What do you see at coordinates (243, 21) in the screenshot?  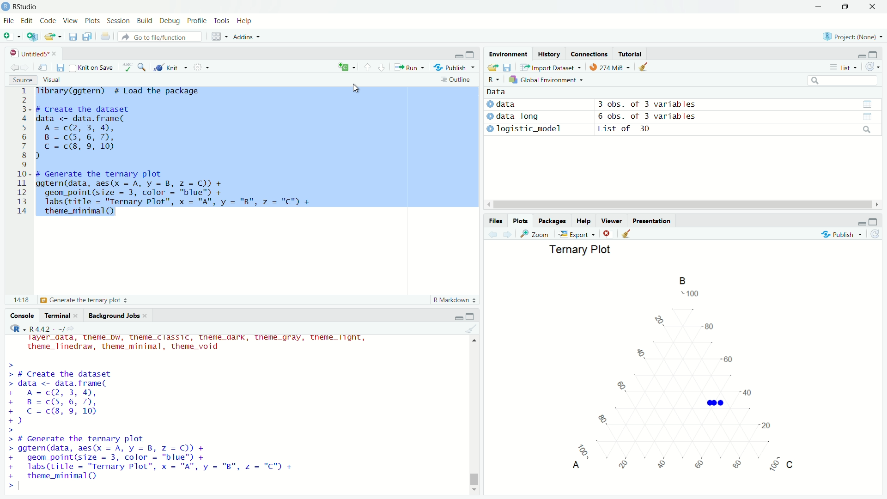 I see `Help` at bounding box center [243, 21].